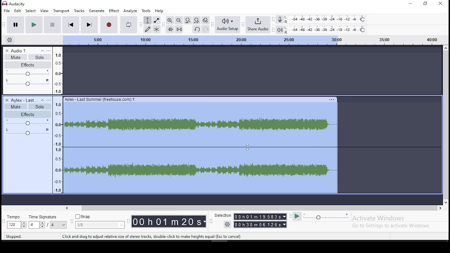 This screenshot has height=253, width=450. I want to click on analyze, so click(130, 11).